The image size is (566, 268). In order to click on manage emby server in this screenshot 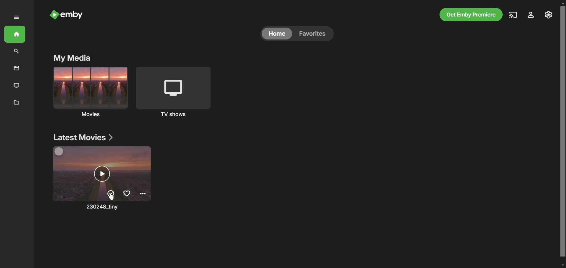, I will do `click(530, 15)`.